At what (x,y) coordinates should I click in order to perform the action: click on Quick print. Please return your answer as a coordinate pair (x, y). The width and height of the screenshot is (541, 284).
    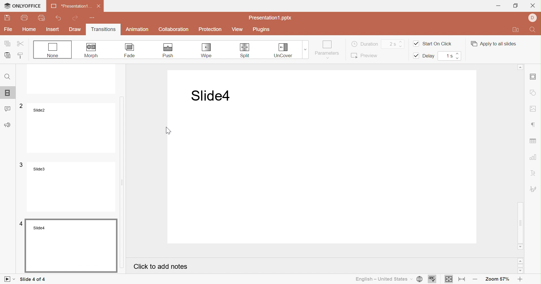
    Looking at the image, I should click on (42, 18).